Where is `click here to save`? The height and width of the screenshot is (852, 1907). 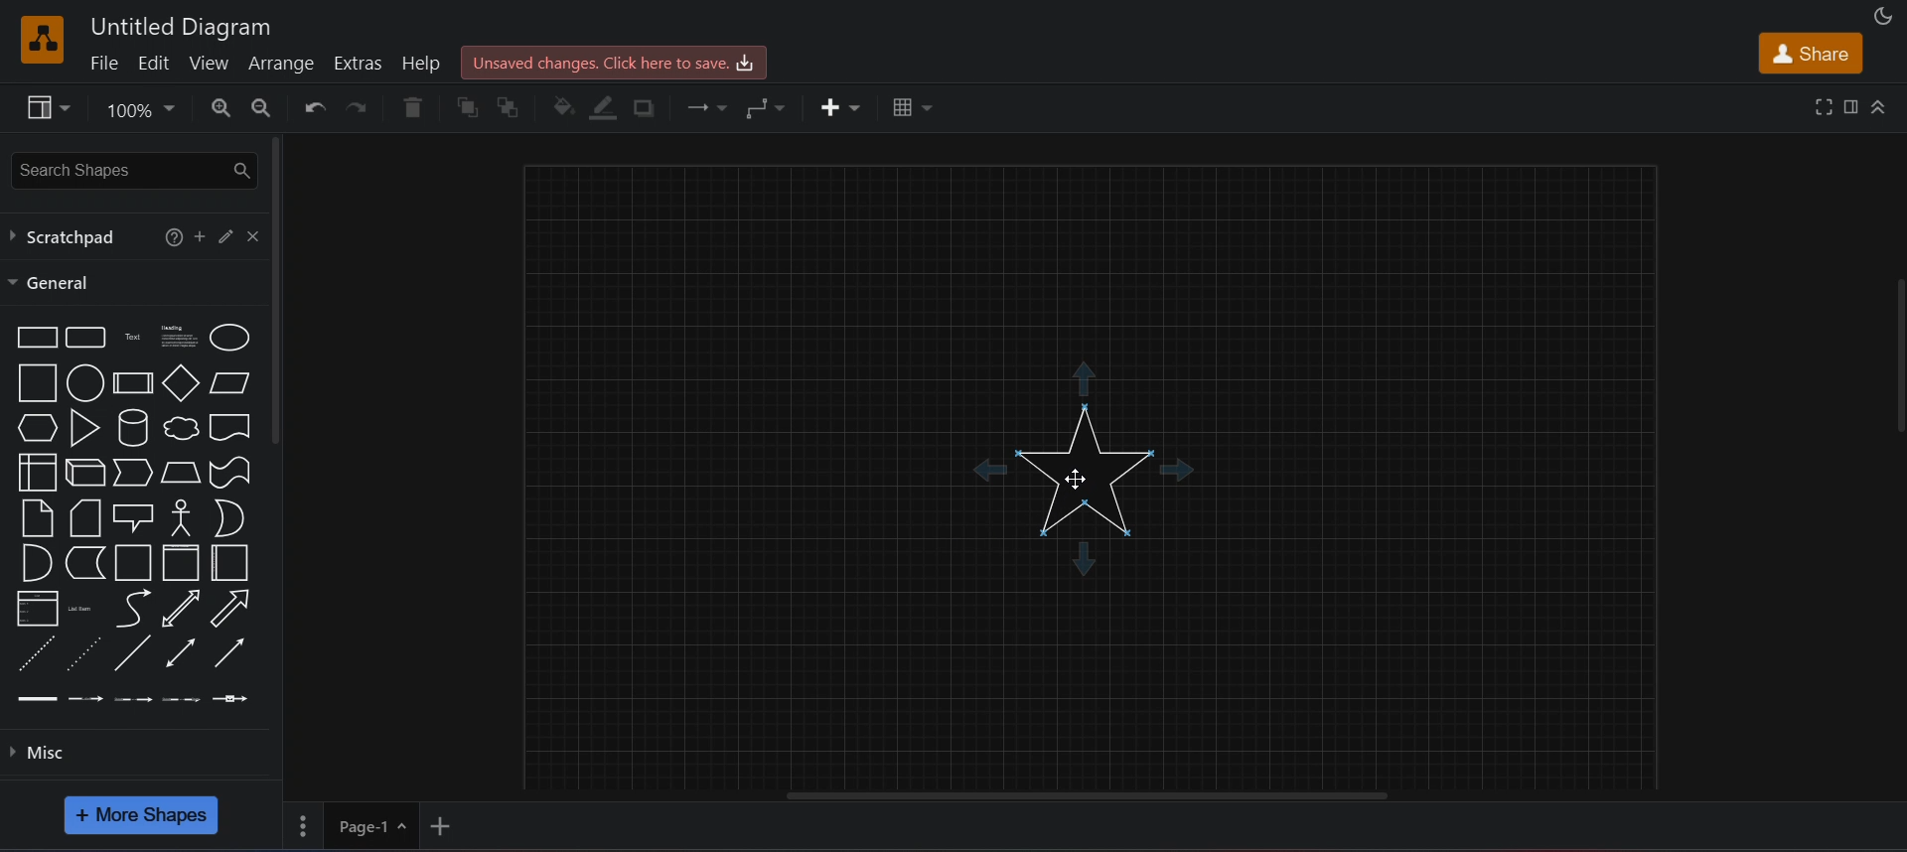 click here to save is located at coordinates (611, 64).